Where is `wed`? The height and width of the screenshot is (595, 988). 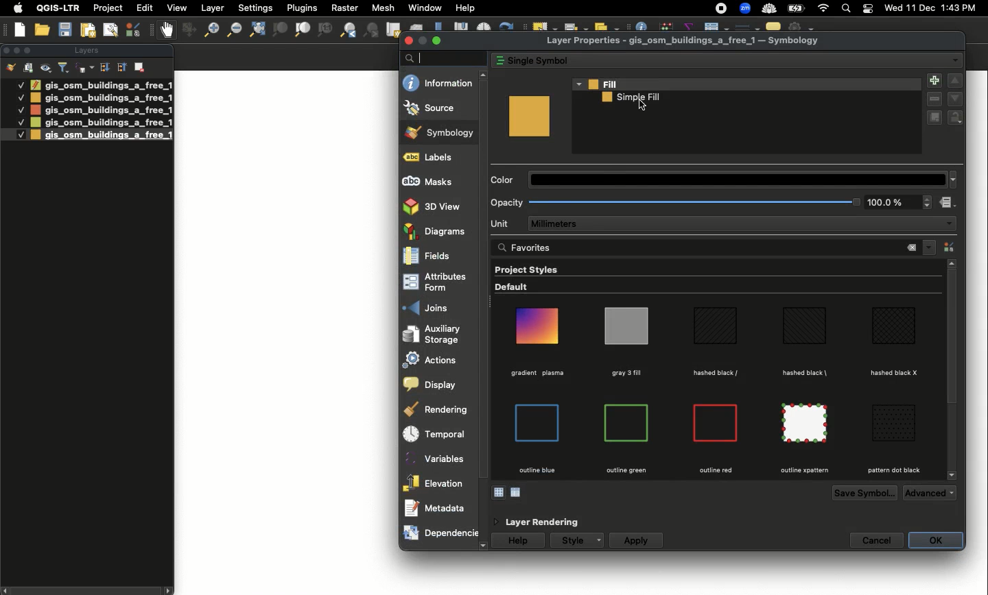 wed is located at coordinates (892, 9).